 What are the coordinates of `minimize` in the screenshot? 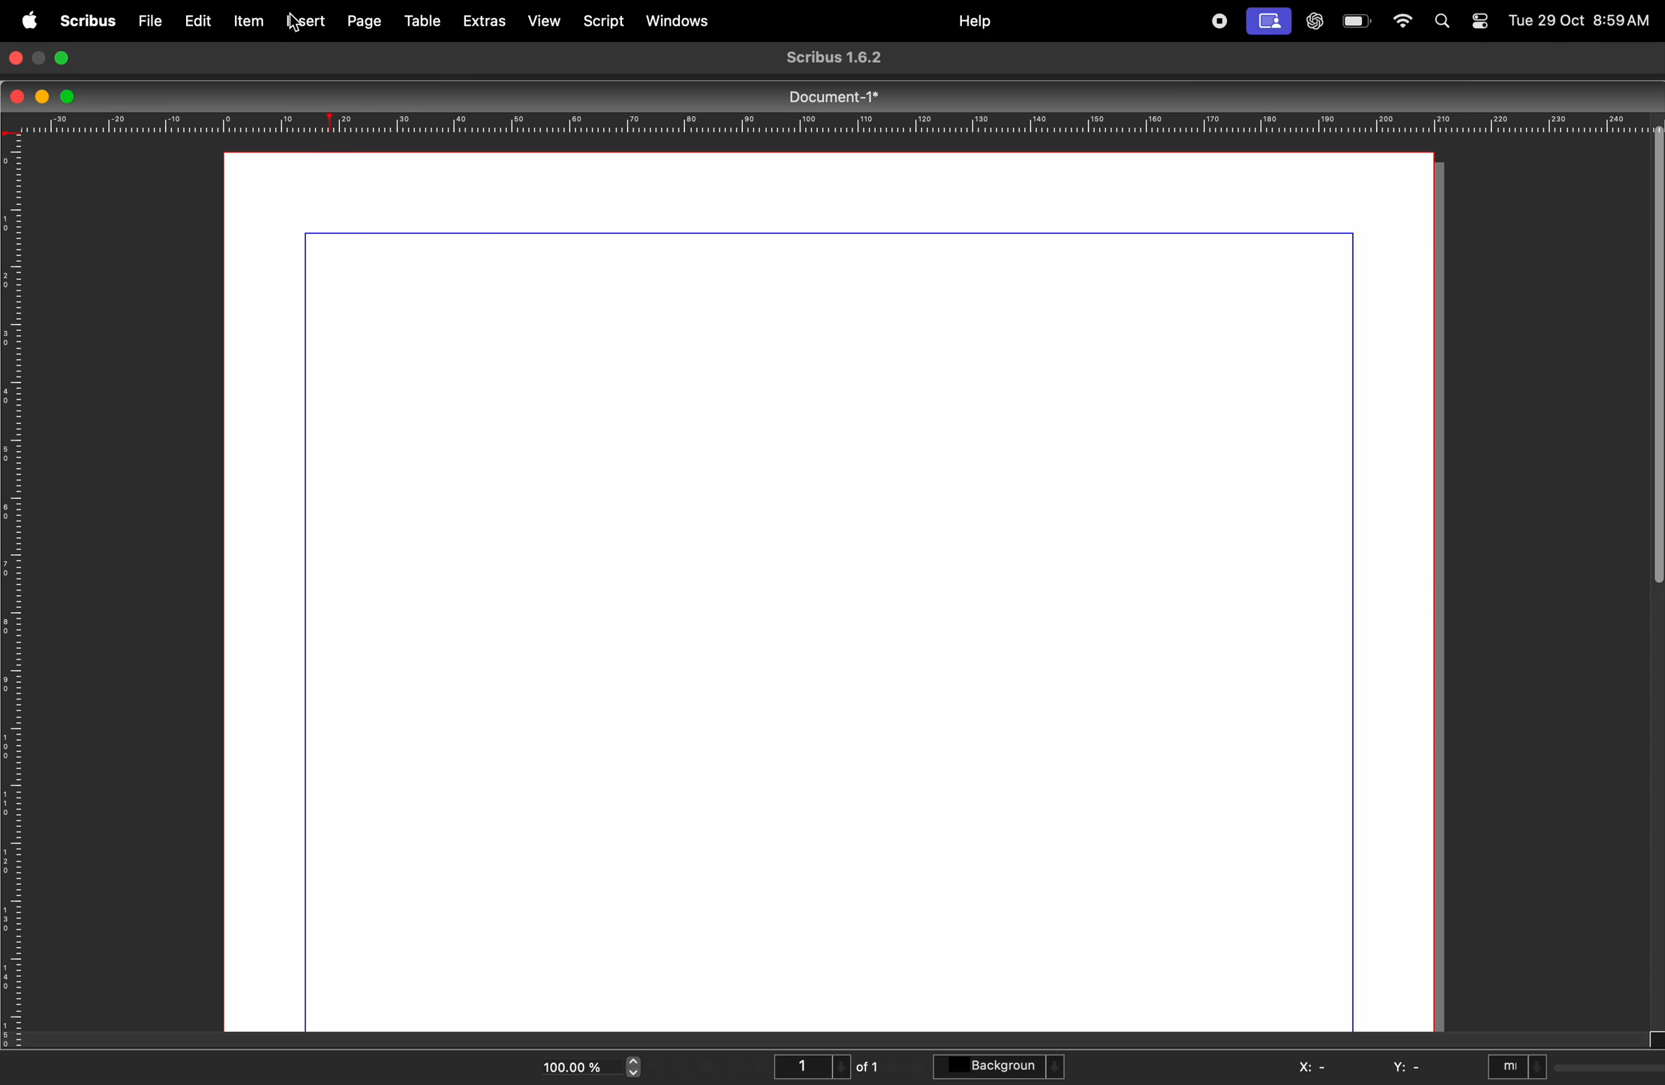 It's located at (40, 95).